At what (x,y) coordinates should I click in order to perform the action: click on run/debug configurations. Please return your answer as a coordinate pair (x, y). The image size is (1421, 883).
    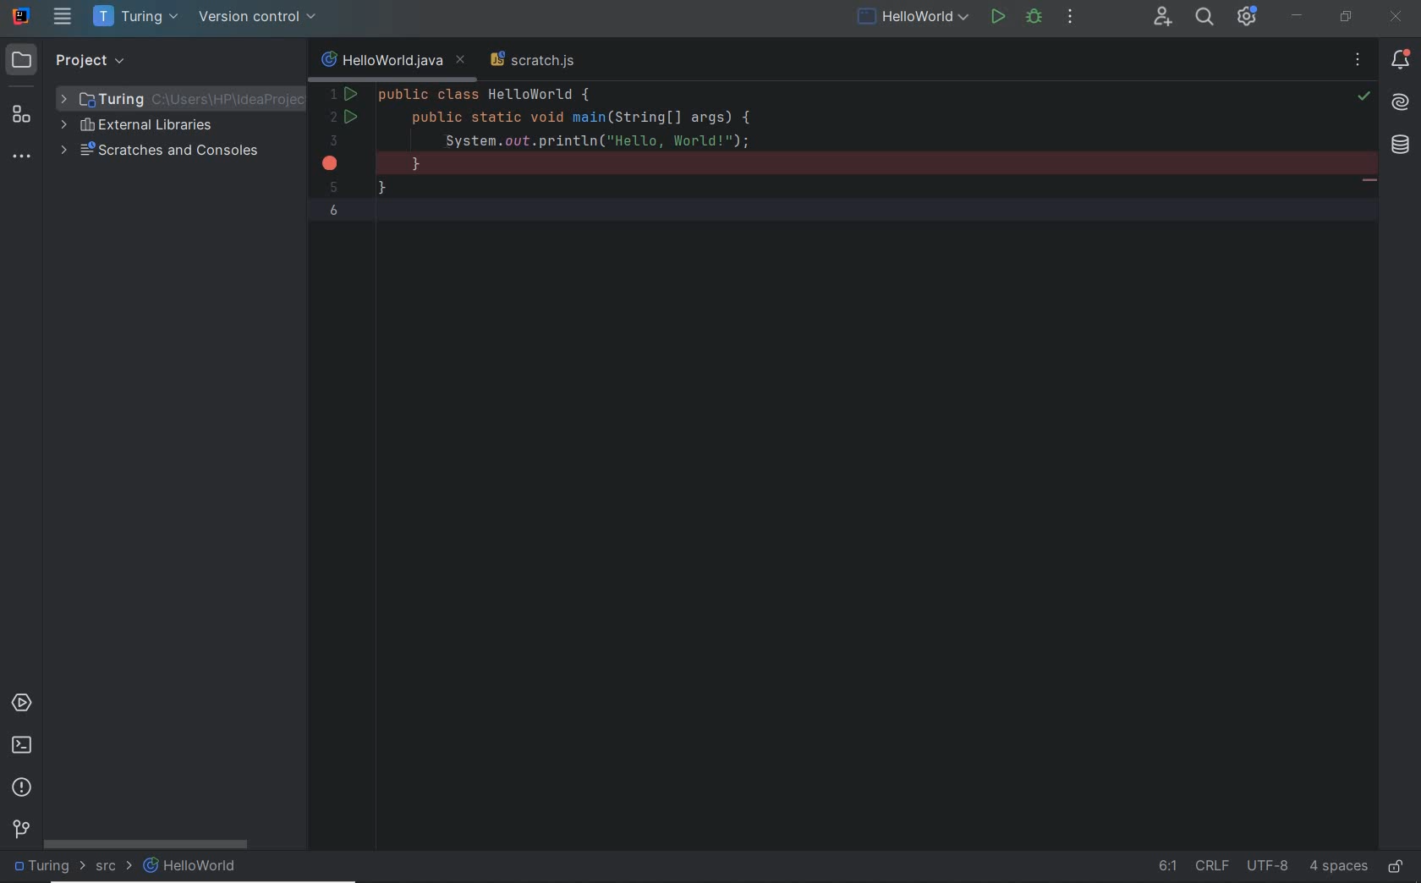
    Looking at the image, I should click on (913, 18).